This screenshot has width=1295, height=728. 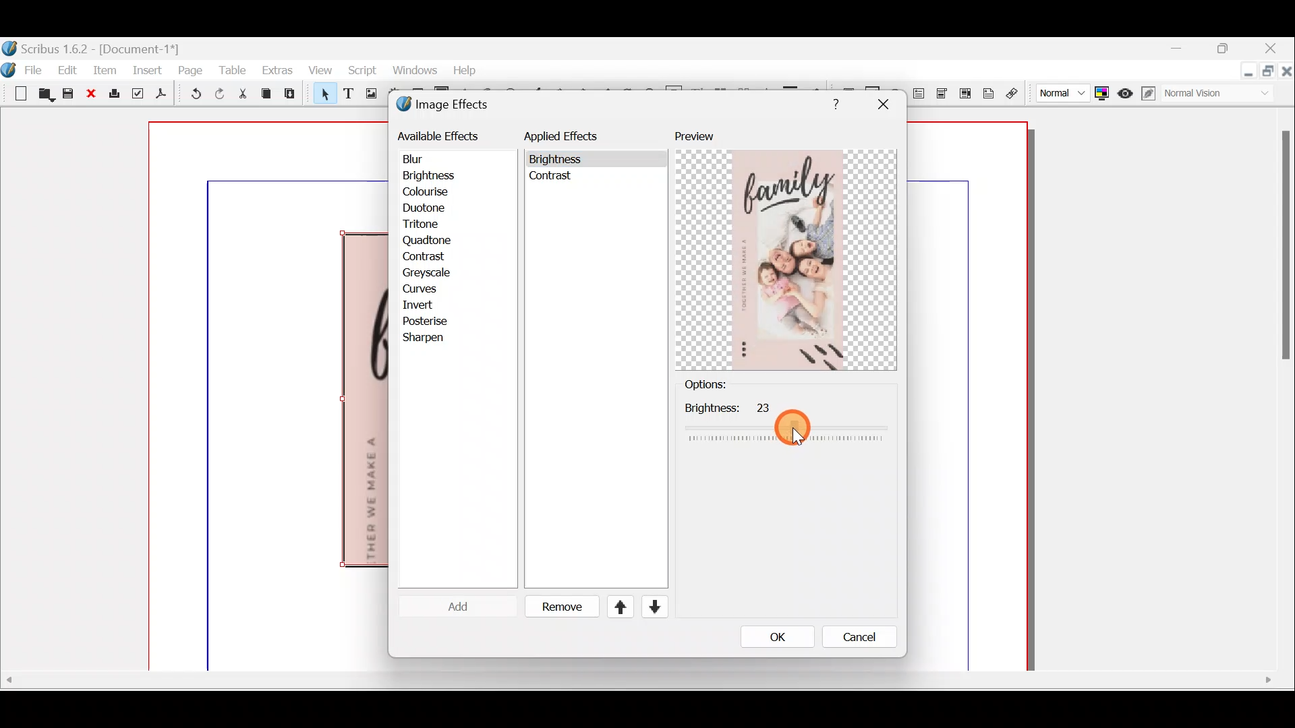 I want to click on Text frame, so click(x=347, y=94).